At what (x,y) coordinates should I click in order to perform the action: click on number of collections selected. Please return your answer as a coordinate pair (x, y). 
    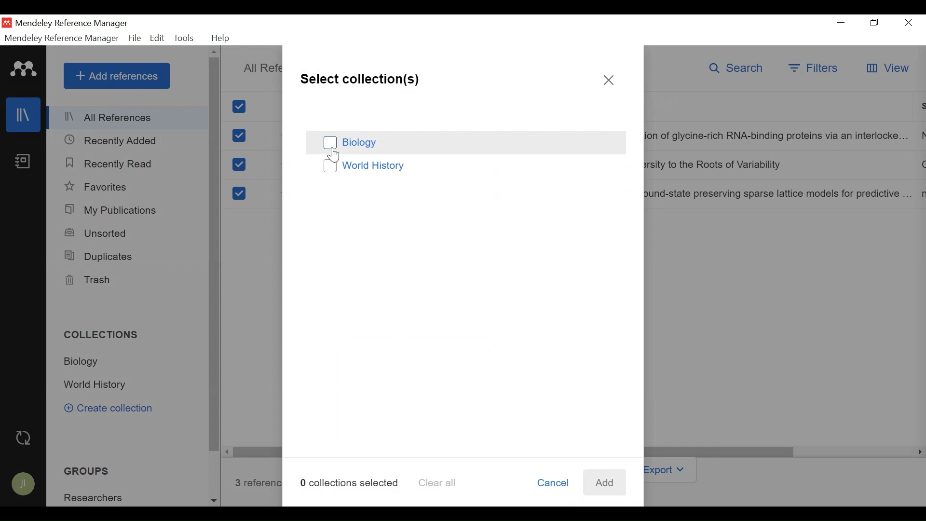
    Looking at the image, I should click on (349, 482).